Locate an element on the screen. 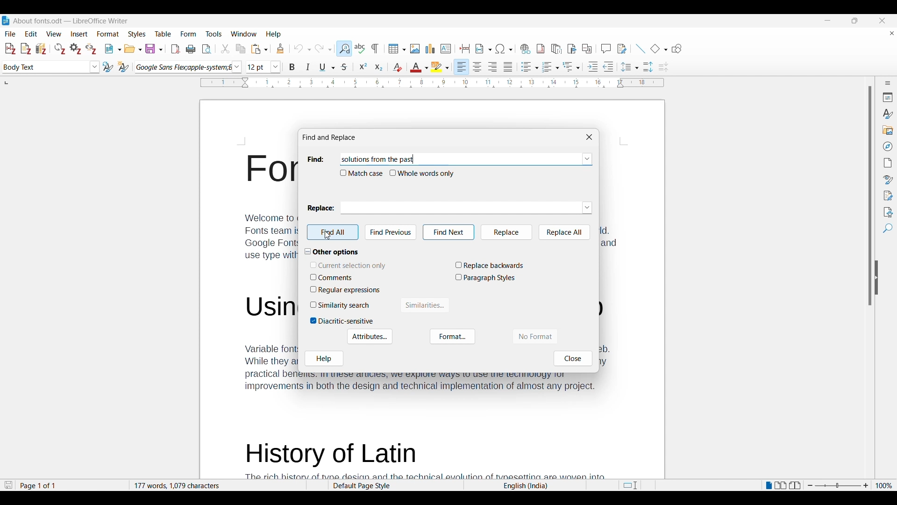 This screenshot has width=897, height=505. Current text language is located at coordinates (525, 486).